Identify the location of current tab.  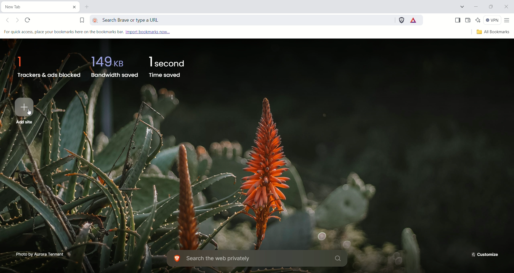
(36, 6).